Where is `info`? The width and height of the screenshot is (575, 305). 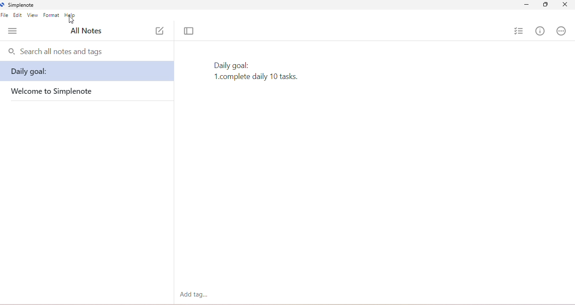
info is located at coordinates (539, 30).